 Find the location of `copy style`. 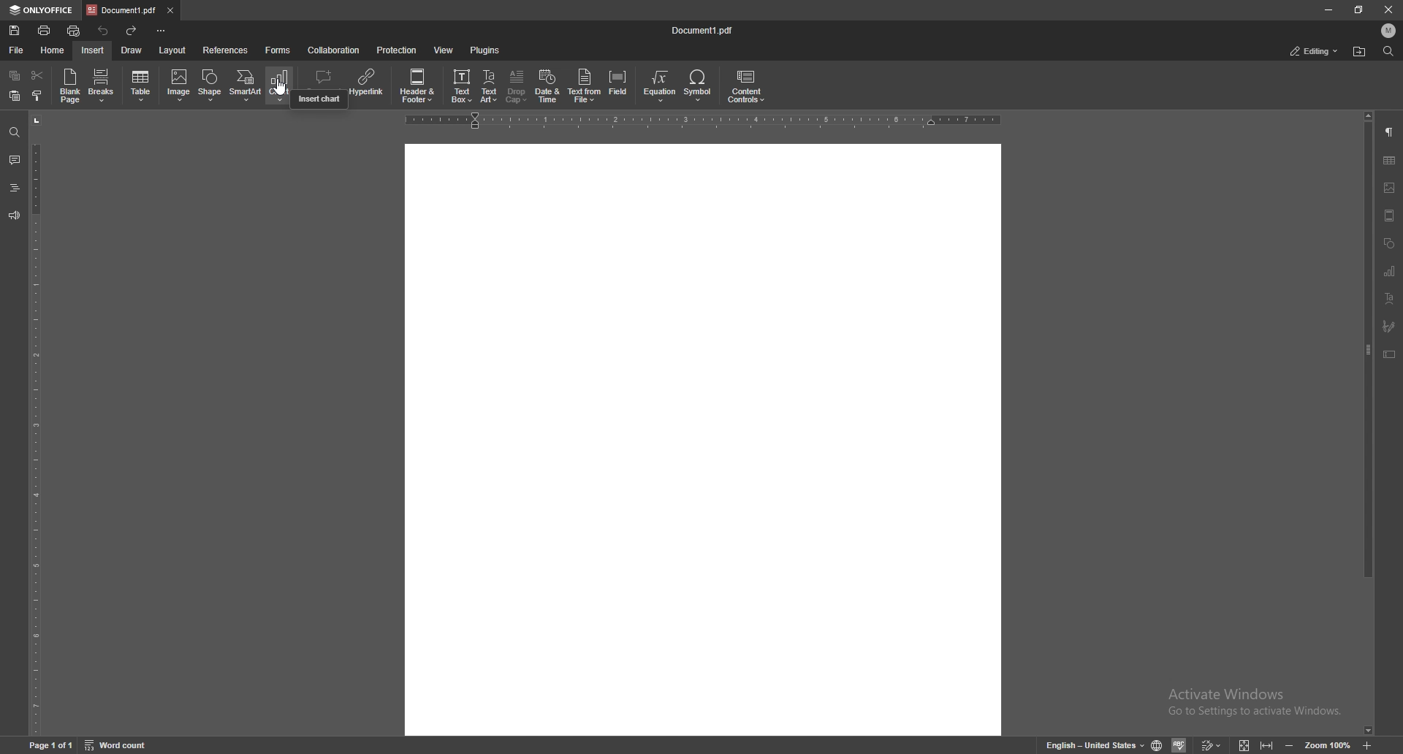

copy style is located at coordinates (36, 96).